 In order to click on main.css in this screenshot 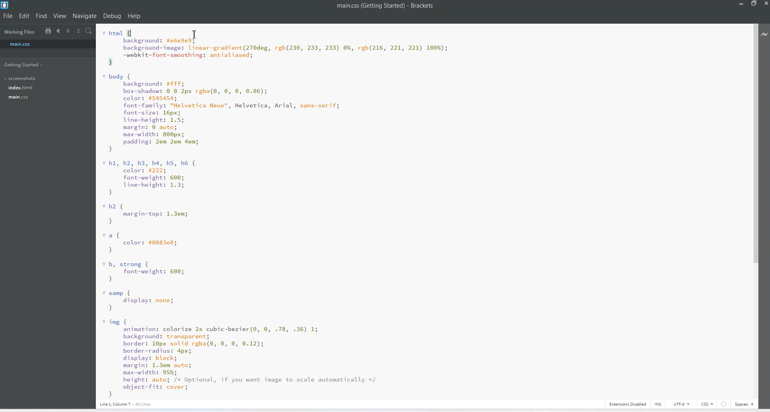, I will do `click(20, 97)`.